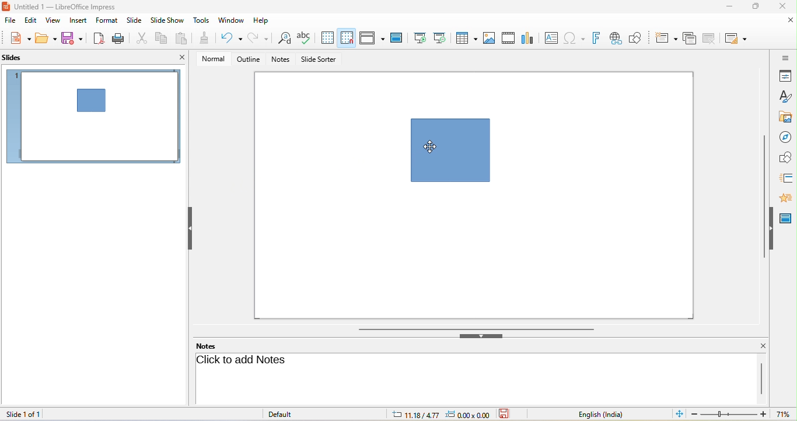  I want to click on start from current slide, so click(441, 39).